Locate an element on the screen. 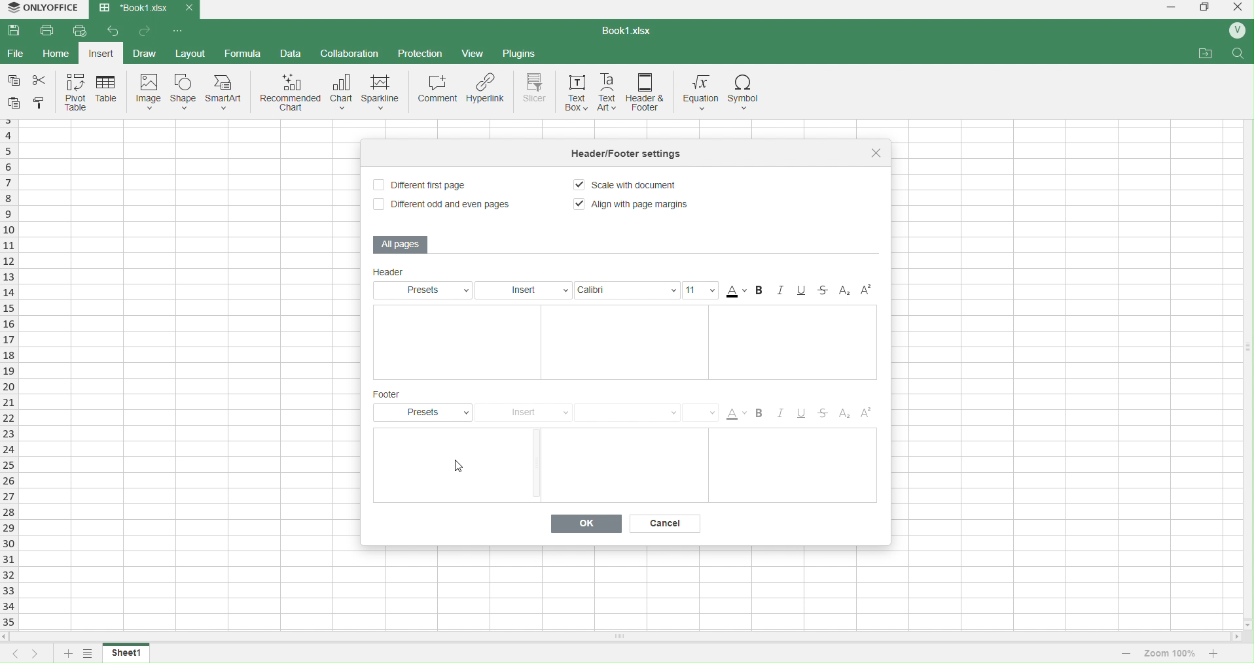  insert is located at coordinates (101, 53).